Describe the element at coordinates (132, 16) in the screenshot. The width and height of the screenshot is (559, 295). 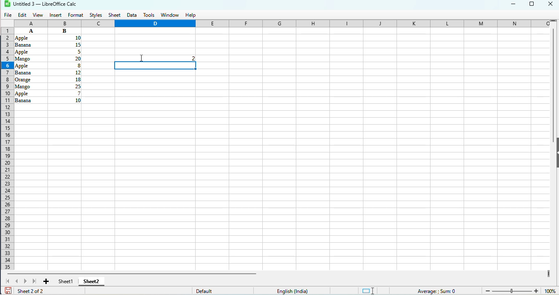
I see `data` at that location.